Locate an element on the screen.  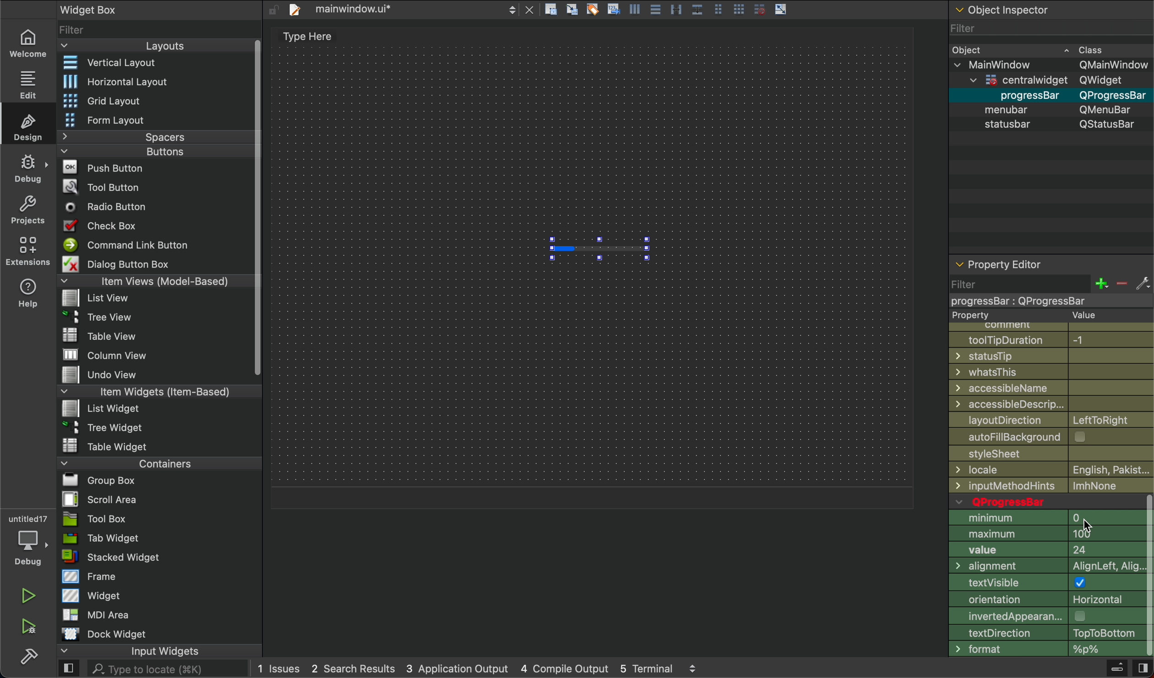
open sidebar is located at coordinates (69, 669).